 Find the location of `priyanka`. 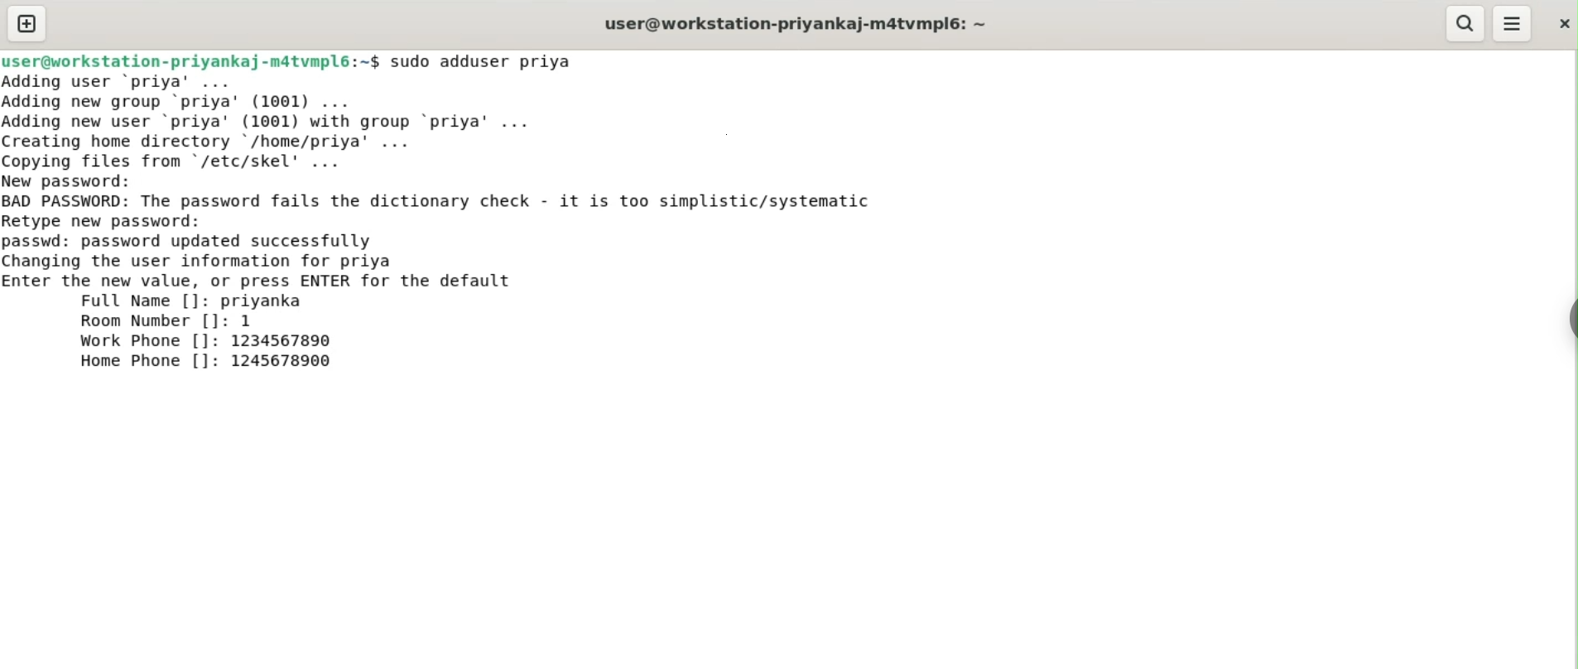

priyanka is located at coordinates (266, 301).